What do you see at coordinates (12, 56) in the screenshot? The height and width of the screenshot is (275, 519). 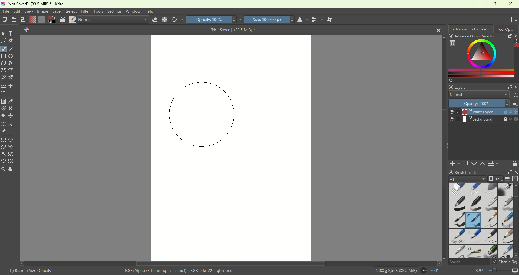 I see `ellipse` at bounding box center [12, 56].